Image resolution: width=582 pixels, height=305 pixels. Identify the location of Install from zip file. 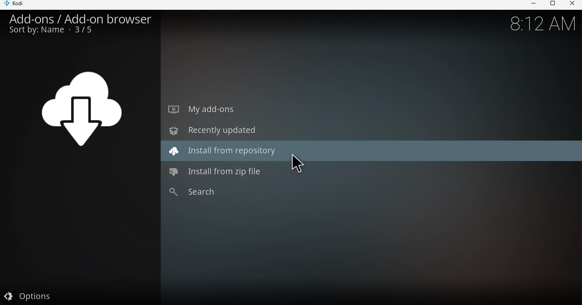
(372, 172).